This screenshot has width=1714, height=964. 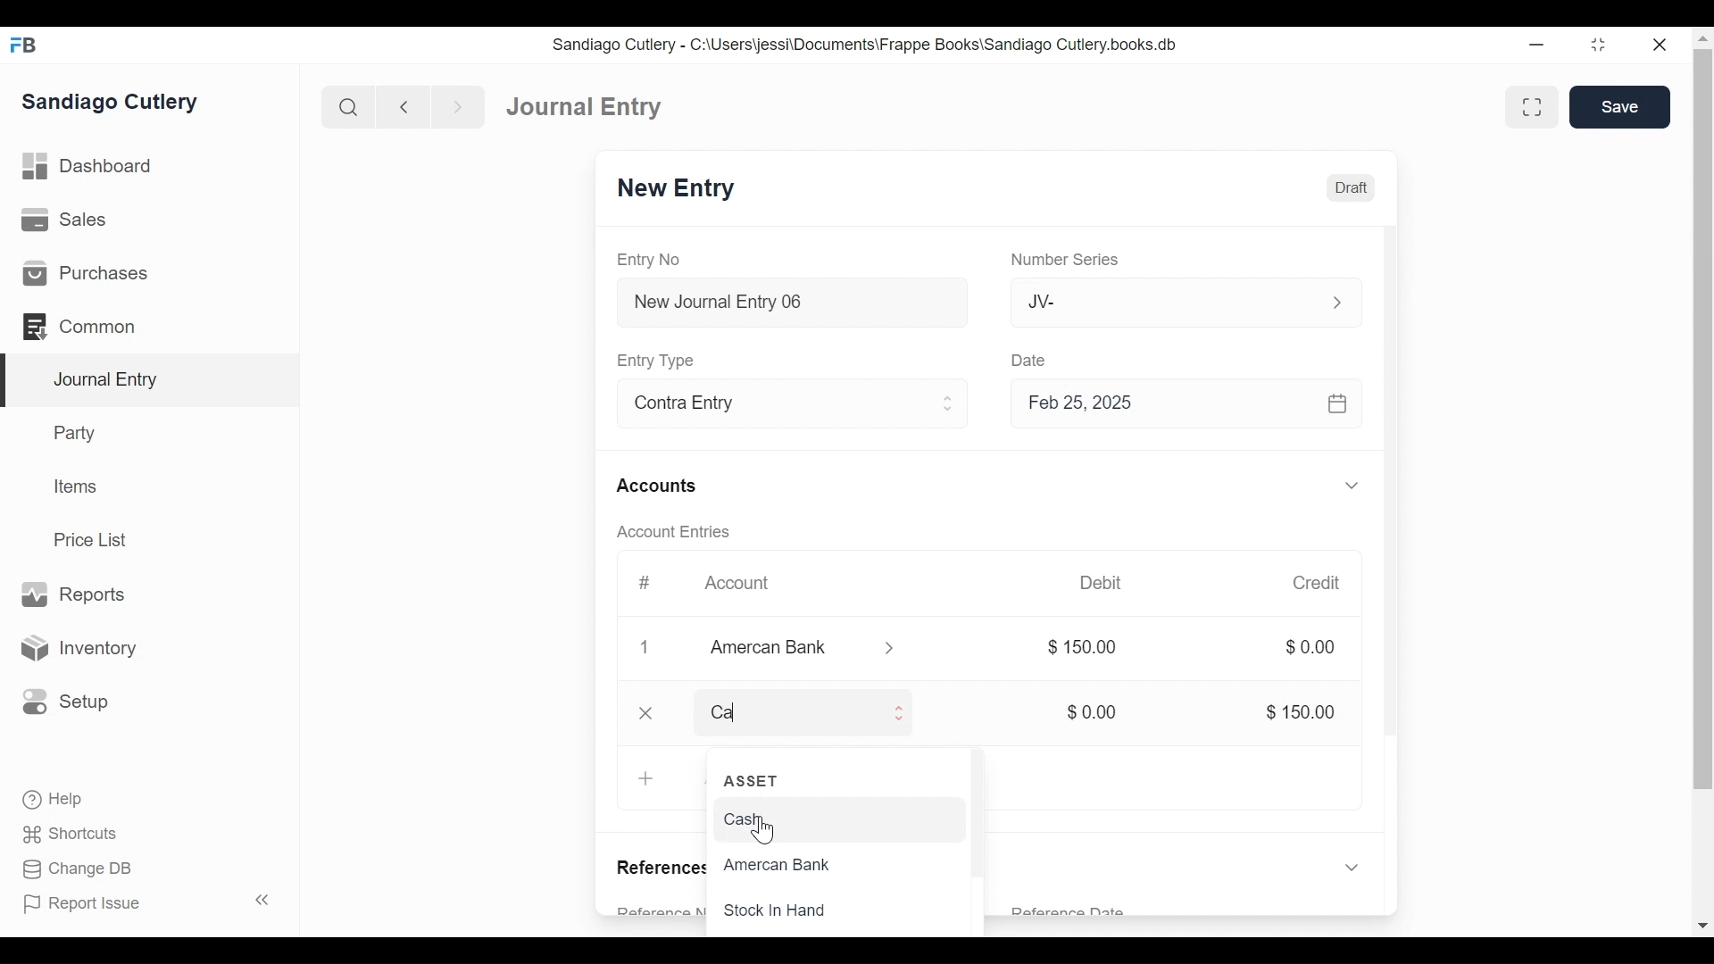 I want to click on Common, so click(x=88, y=327).